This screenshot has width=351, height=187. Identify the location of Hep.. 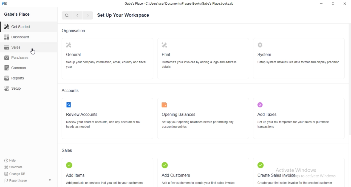
(13, 161).